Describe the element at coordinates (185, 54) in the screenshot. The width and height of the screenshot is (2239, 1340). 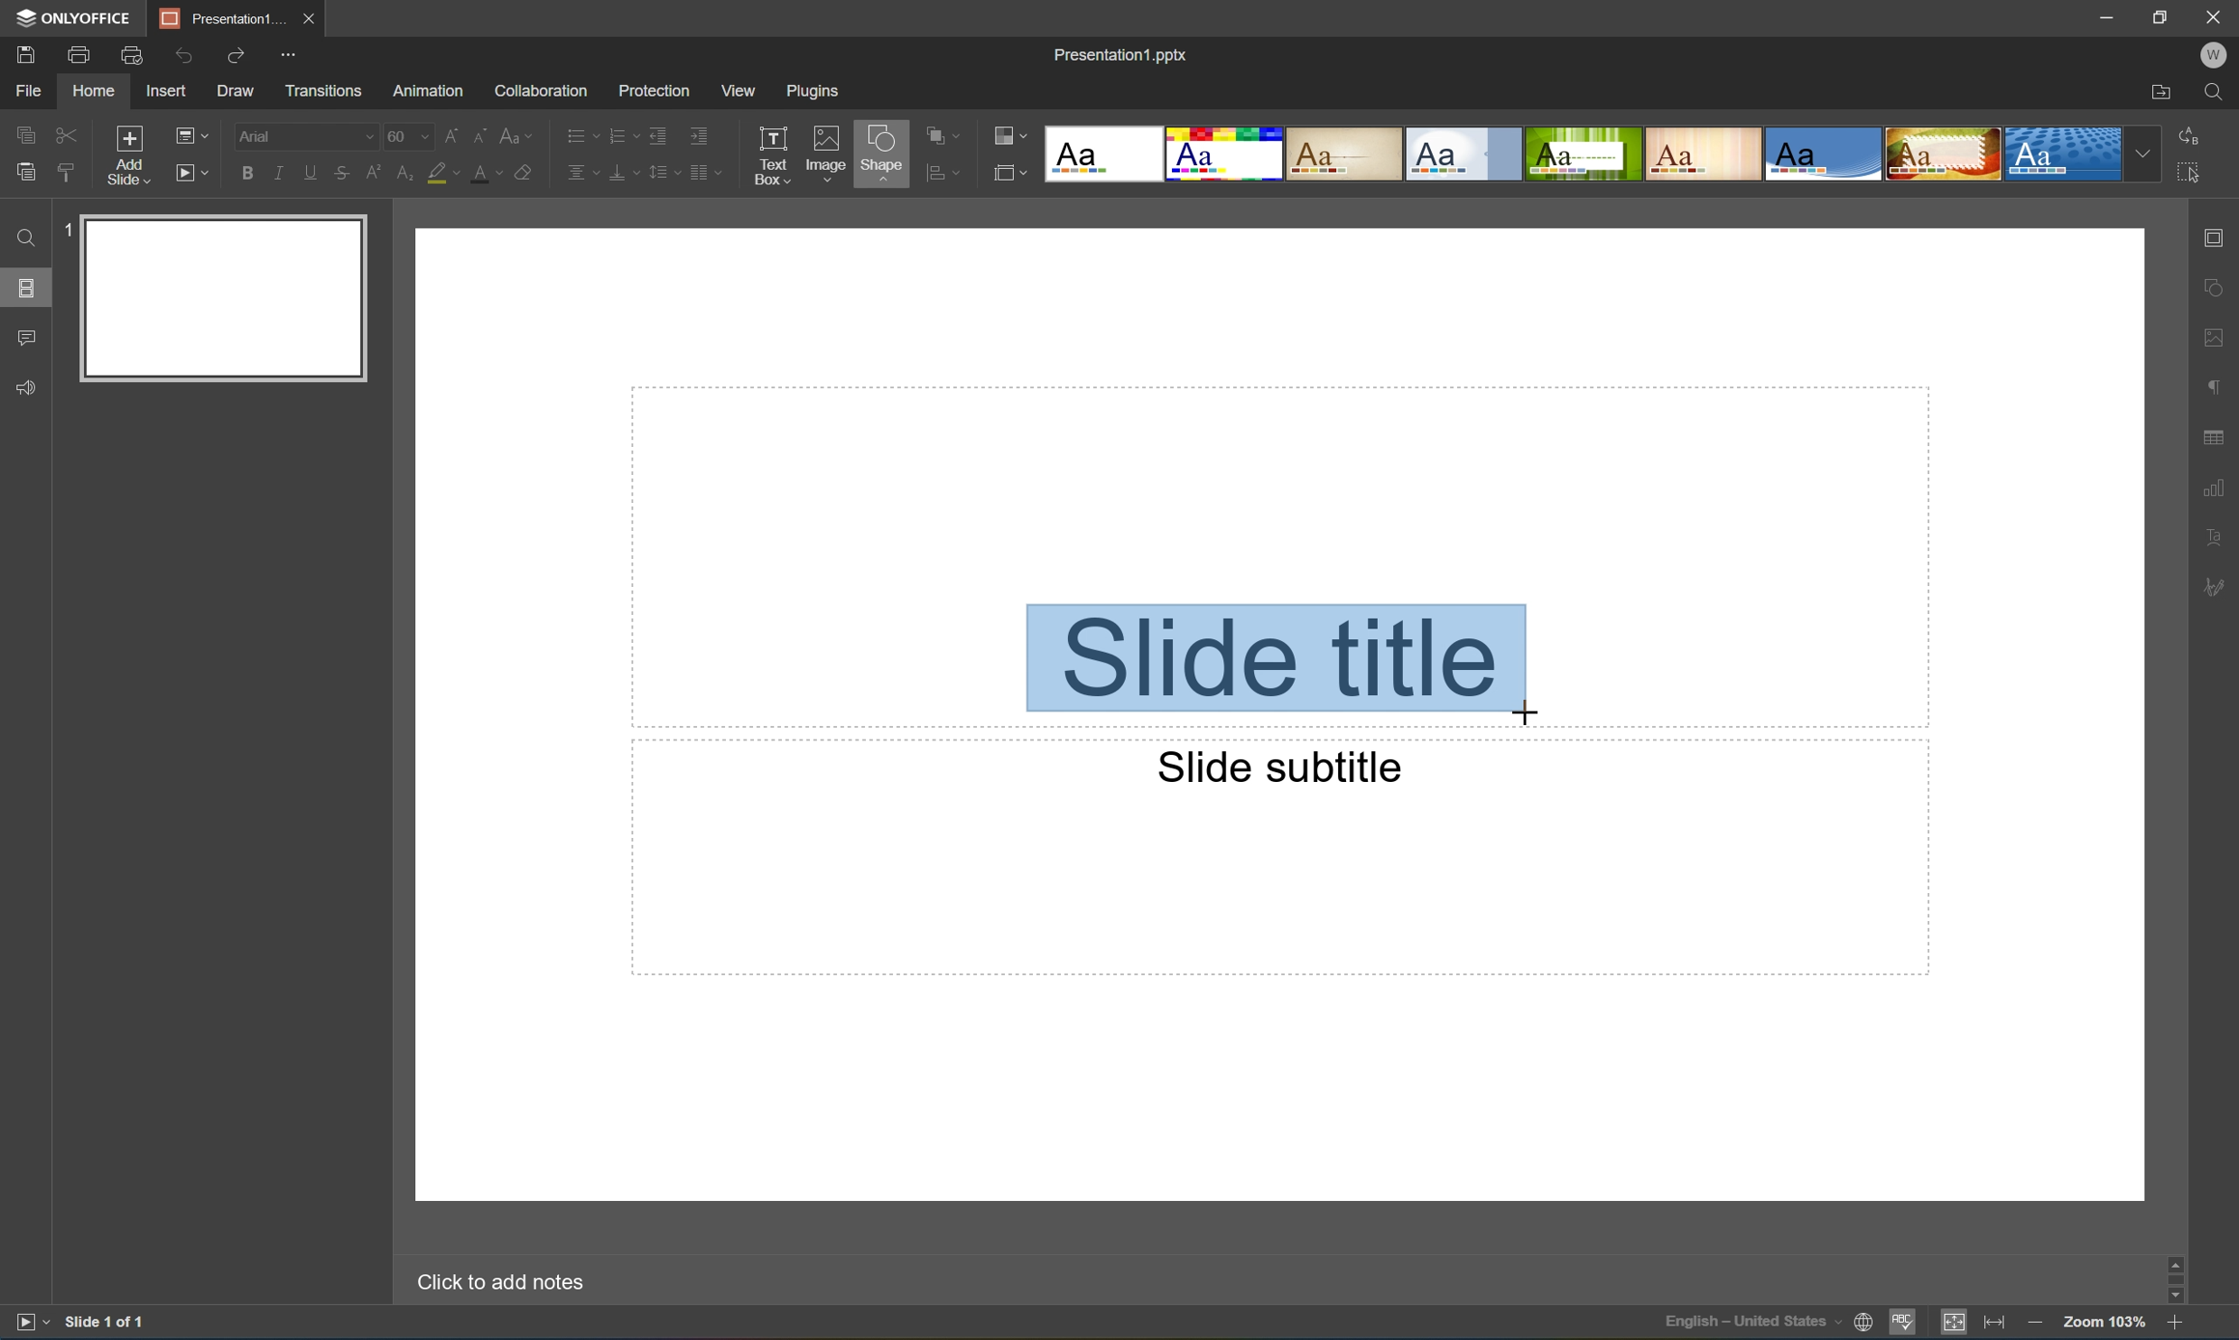
I see `Undo` at that location.